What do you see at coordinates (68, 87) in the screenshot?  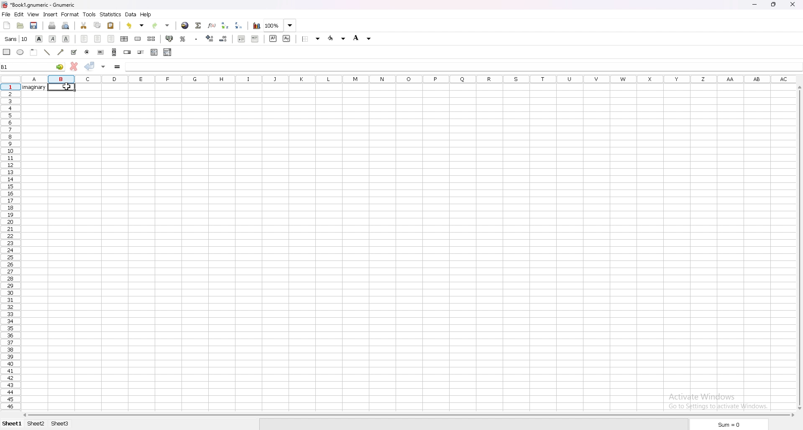 I see `cursor` at bounding box center [68, 87].